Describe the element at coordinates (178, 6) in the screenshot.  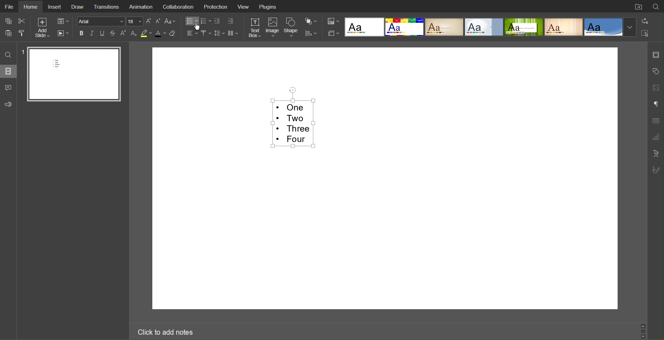
I see `Collaboration` at that location.